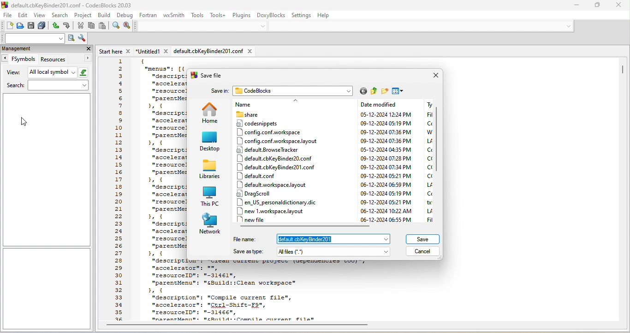 The width and height of the screenshot is (630, 333). What do you see at coordinates (569, 27) in the screenshot?
I see `down` at bounding box center [569, 27].